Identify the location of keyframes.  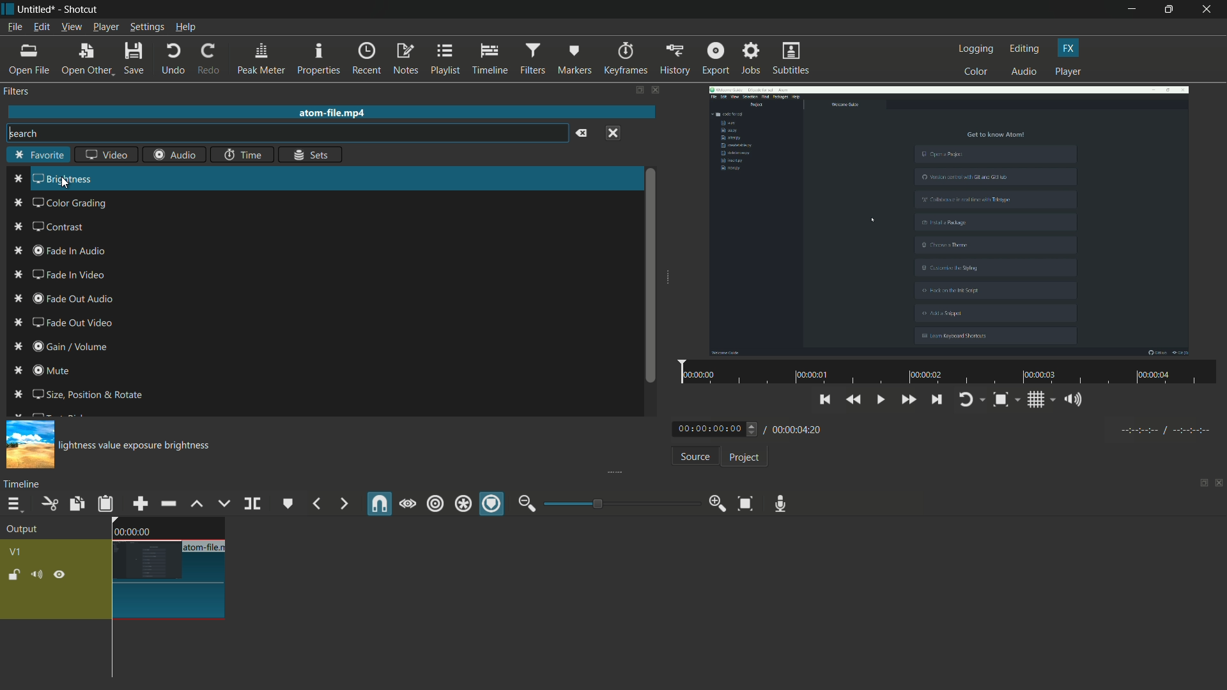
(625, 59).